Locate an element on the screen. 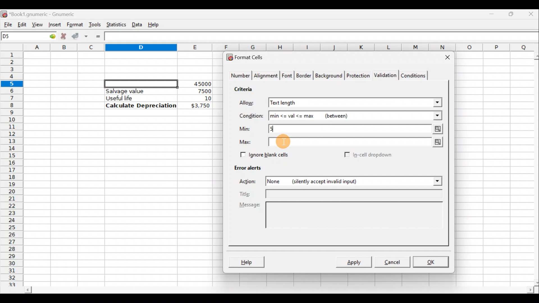  Condition is located at coordinates (251, 116).